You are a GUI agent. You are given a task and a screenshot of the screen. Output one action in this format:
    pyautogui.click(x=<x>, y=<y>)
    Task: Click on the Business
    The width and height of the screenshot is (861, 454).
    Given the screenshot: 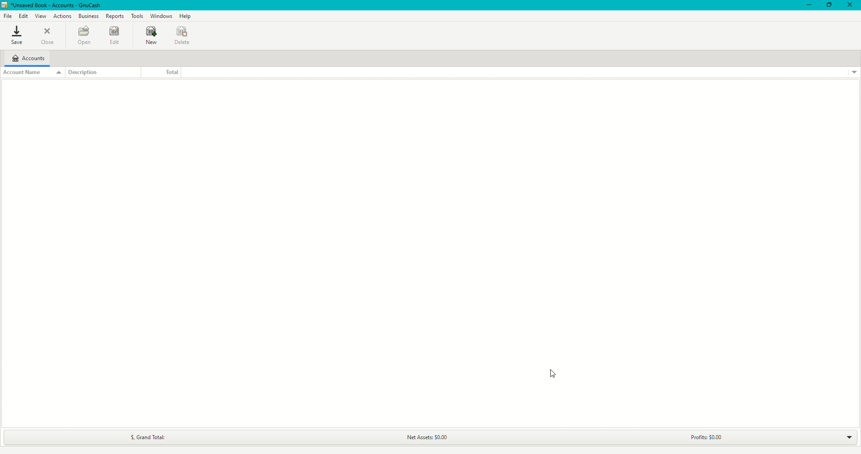 What is the action you would take?
    pyautogui.click(x=88, y=16)
    